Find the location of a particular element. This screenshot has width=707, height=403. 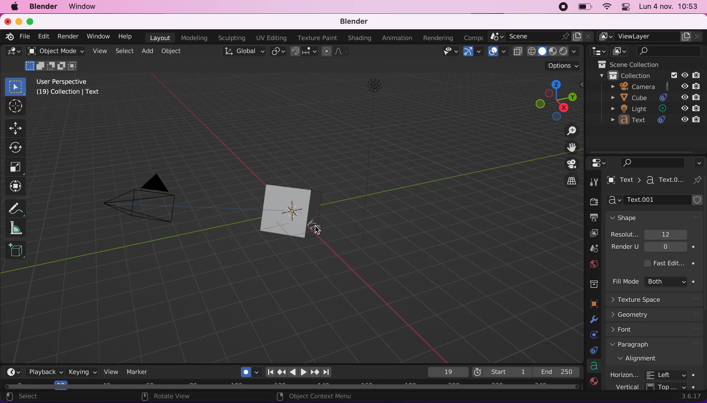

paragraph is located at coordinates (655, 346).